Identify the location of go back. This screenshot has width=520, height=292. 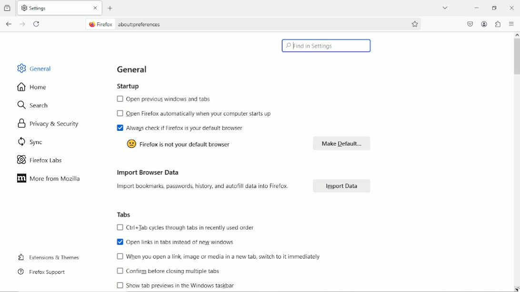
(10, 23).